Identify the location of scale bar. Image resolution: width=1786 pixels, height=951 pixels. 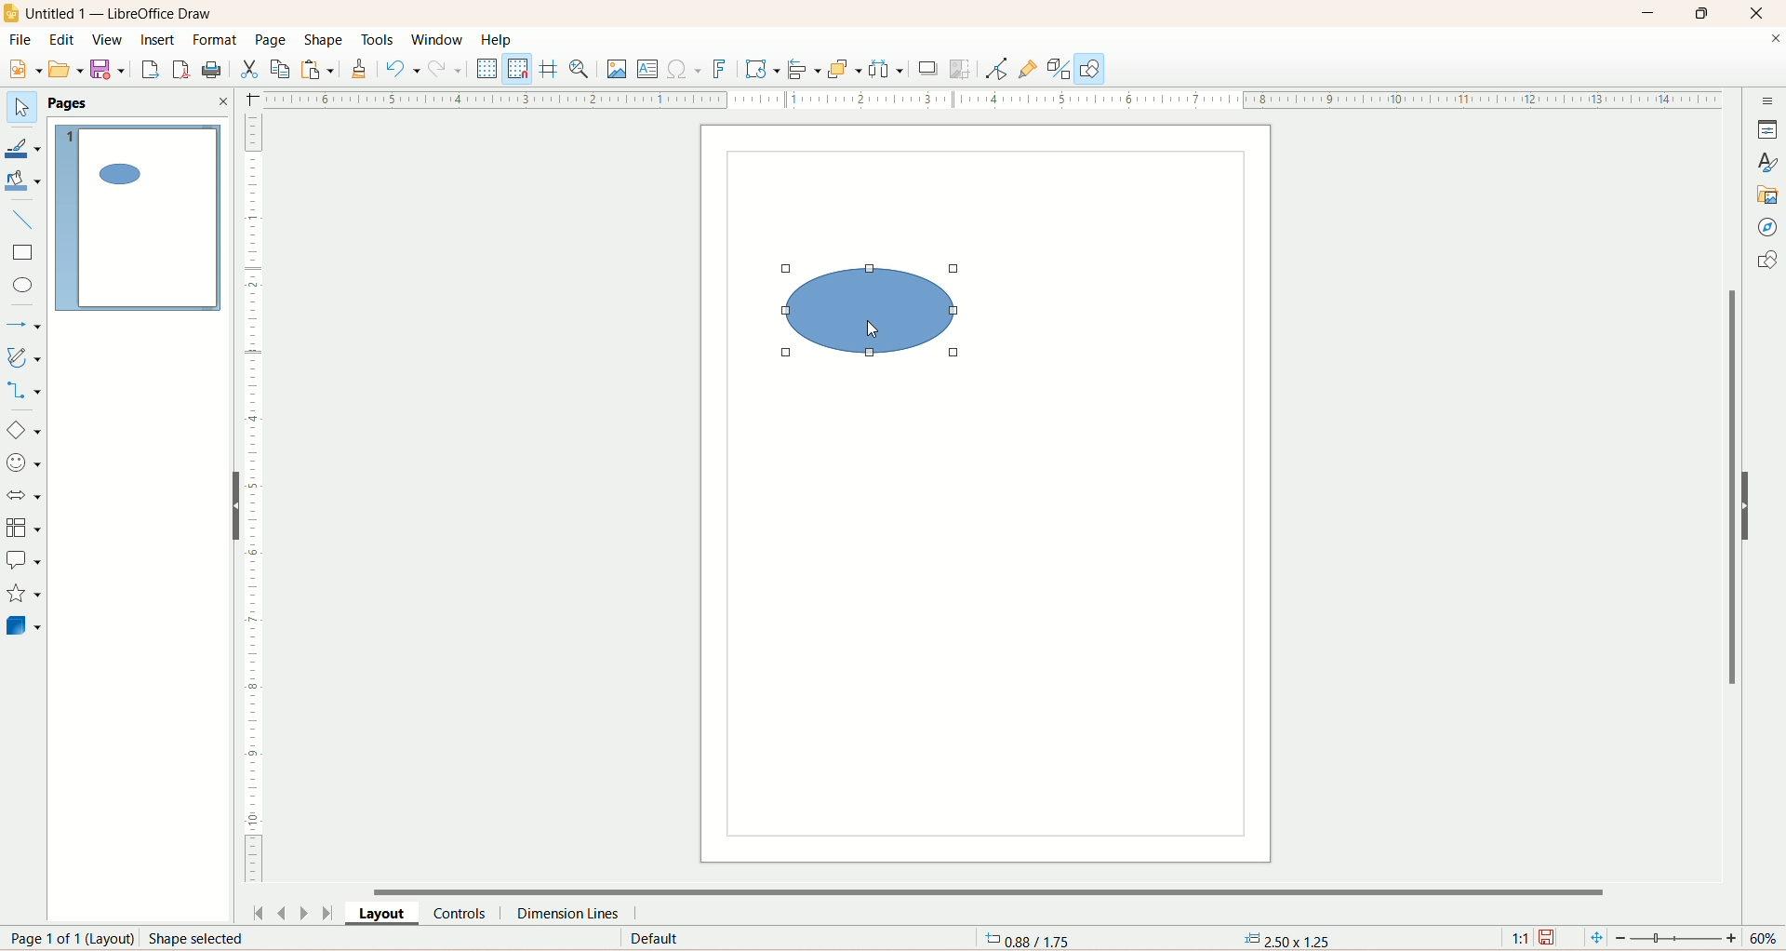
(254, 500).